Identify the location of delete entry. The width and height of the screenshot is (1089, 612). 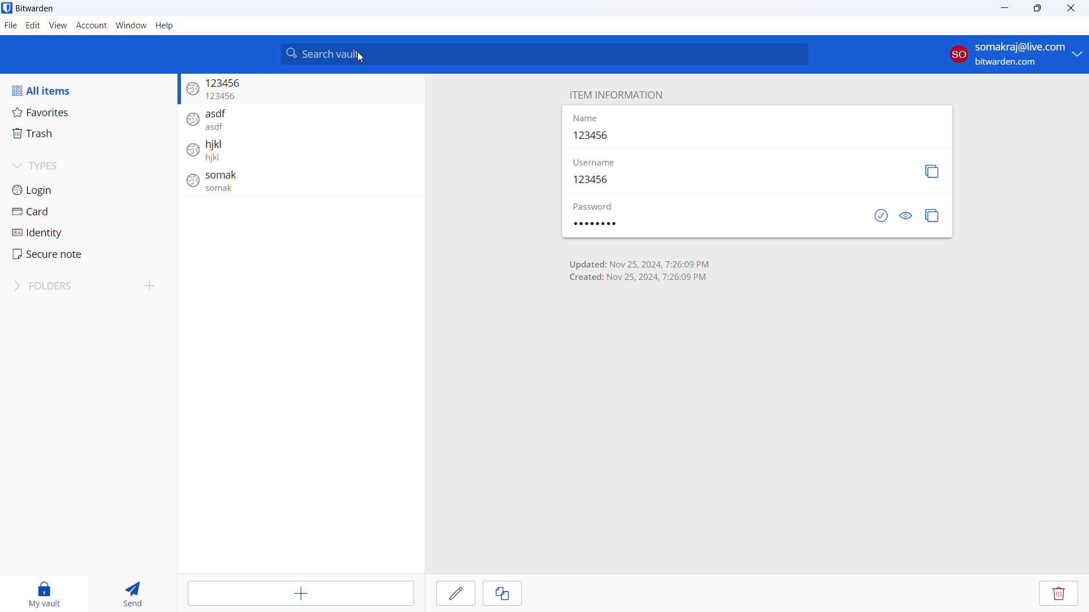
(1059, 593).